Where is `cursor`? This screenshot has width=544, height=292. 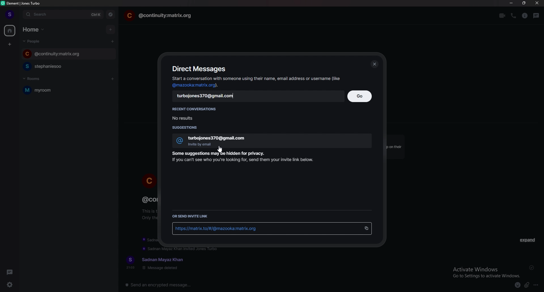 cursor is located at coordinates (220, 149).